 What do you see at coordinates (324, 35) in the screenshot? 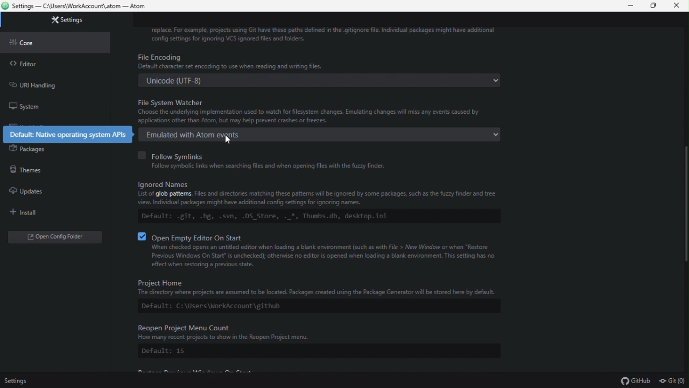
I see `replace. For example, projects using GIT have these paths defined in the .gitignore file. Individual packages might have additional config settings for ignoring VCS ignored files and folders` at bounding box center [324, 35].